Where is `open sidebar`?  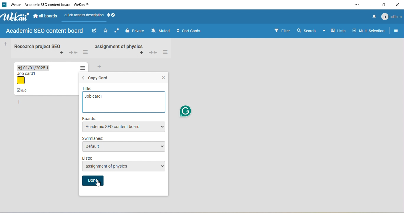 open sidebar is located at coordinates (396, 31).